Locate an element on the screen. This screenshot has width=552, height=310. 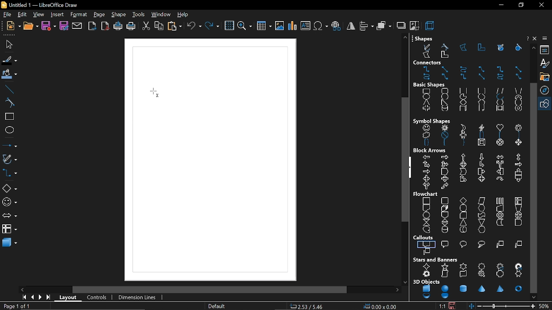
align is located at coordinates (366, 26).